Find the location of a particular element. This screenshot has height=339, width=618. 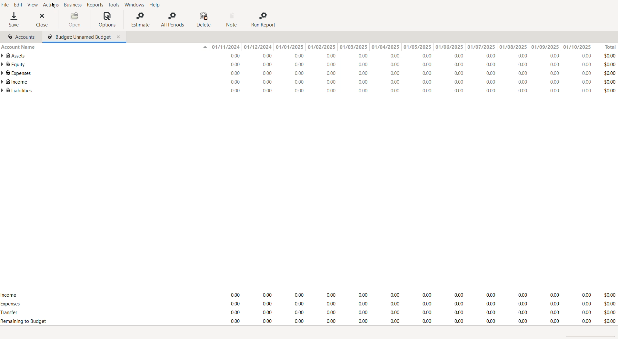

Close is located at coordinates (43, 21).